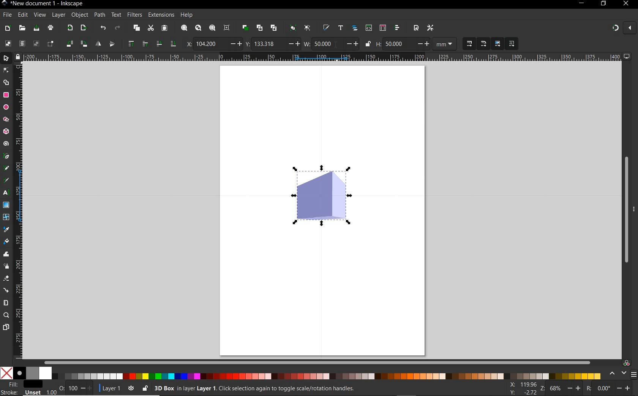 This screenshot has height=396, width=638. Describe the element at coordinates (87, 388) in the screenshot. I see `increase/decrease` at that location.